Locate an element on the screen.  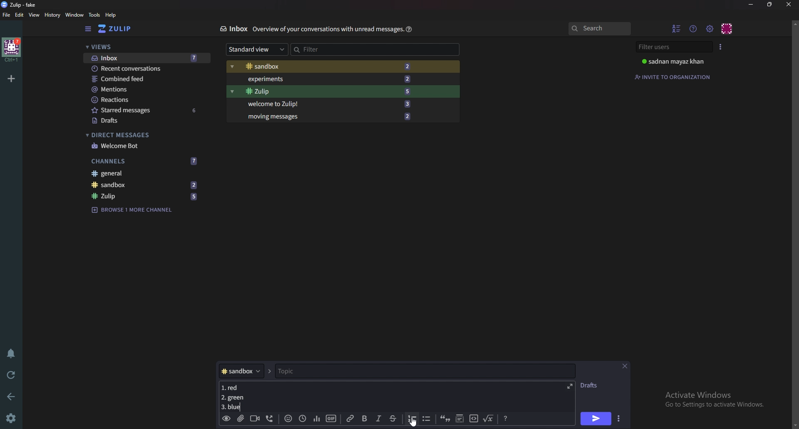
Invite to organization is located at coordinates (674, 76).